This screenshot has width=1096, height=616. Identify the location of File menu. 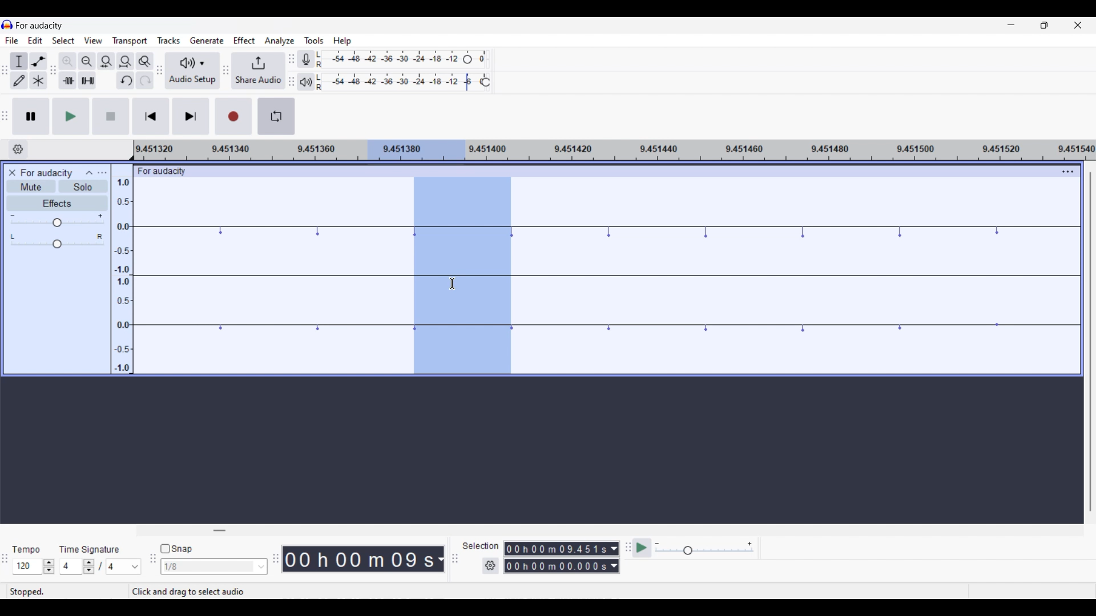
(12, 40).